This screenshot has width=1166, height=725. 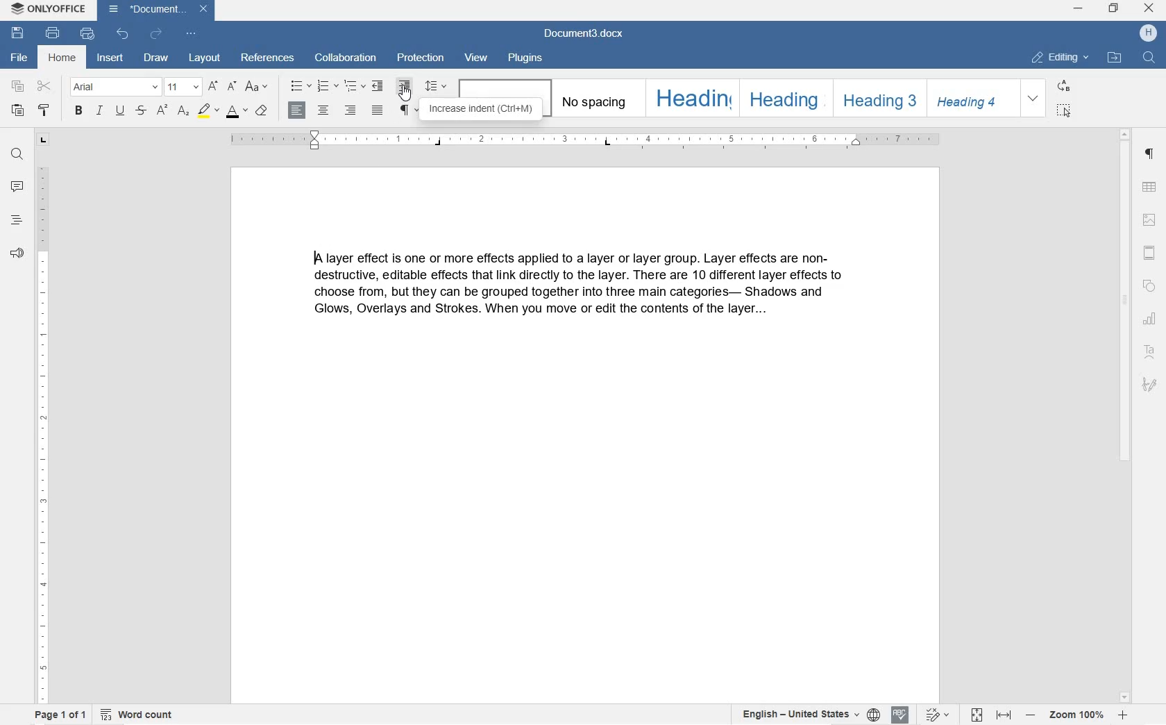 I want to click on FILE, so click(x=19, y=58).